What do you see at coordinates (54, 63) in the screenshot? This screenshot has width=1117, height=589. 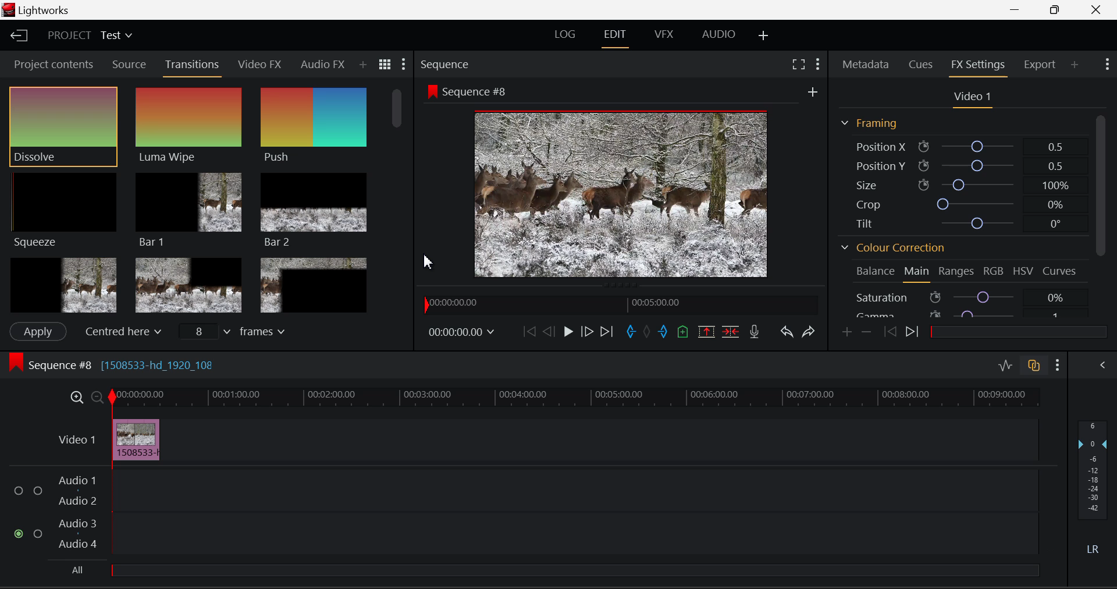 I see `Project contents` at bounding box center [54, 63].